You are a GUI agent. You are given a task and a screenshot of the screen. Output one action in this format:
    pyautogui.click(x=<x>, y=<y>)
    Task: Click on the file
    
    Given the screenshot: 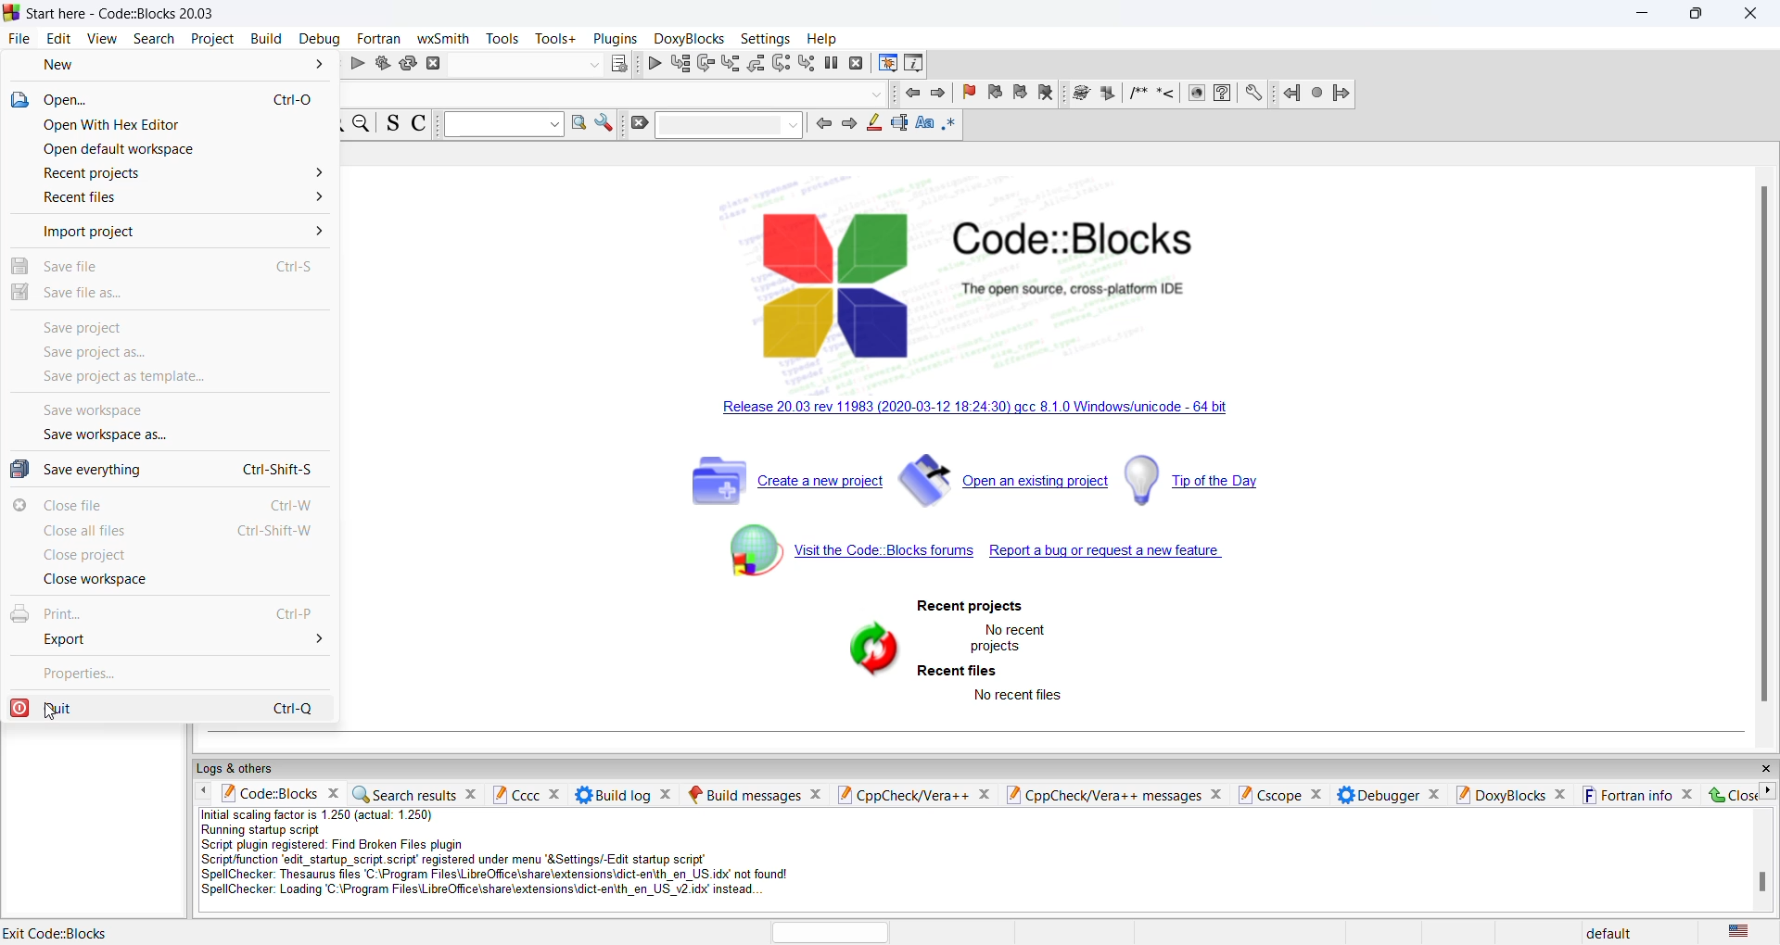 What is the action you would take?
    pyautogui.click(x=23, y=39)
    